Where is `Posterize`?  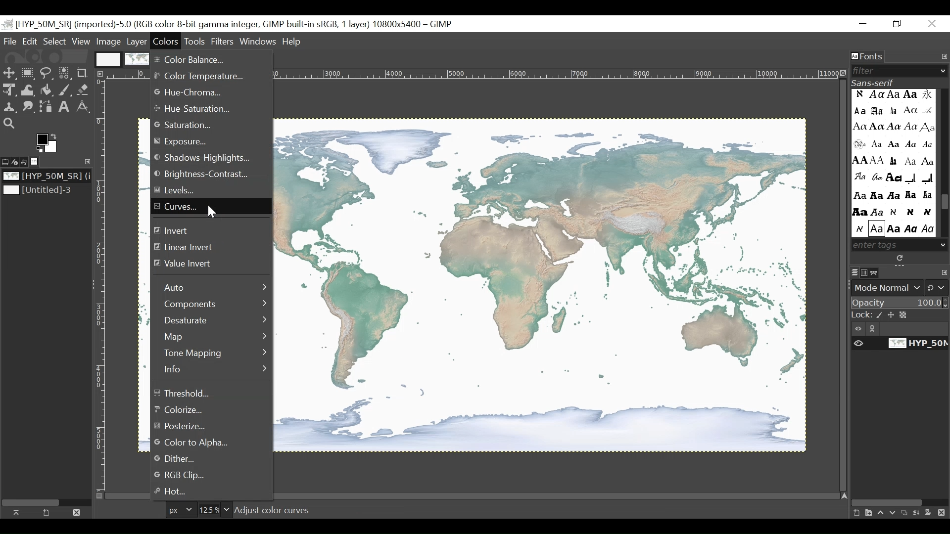 Posterize is located at coordinates (186, 428).